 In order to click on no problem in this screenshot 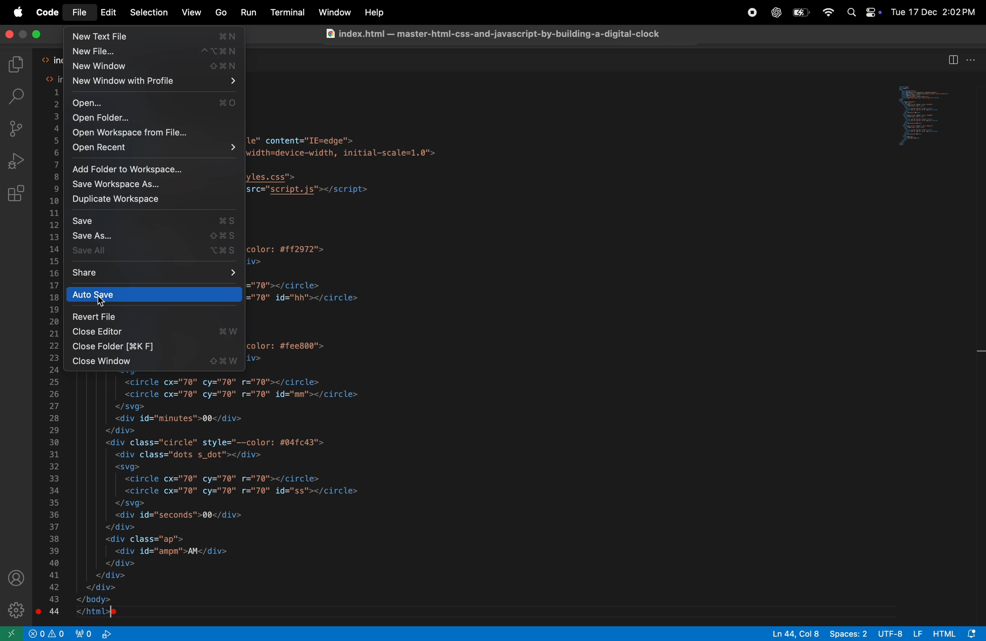, I will do `click(34, 633)`.